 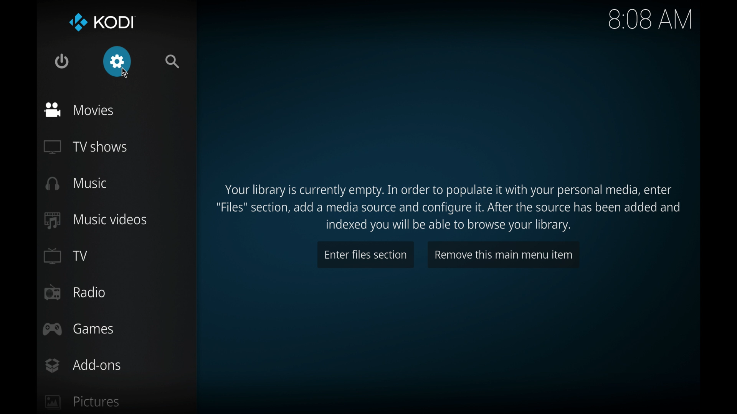 What do you see at coordinates (87, 147) in the screenshot?
I see `tv shows` at bounding box center [87, 147].